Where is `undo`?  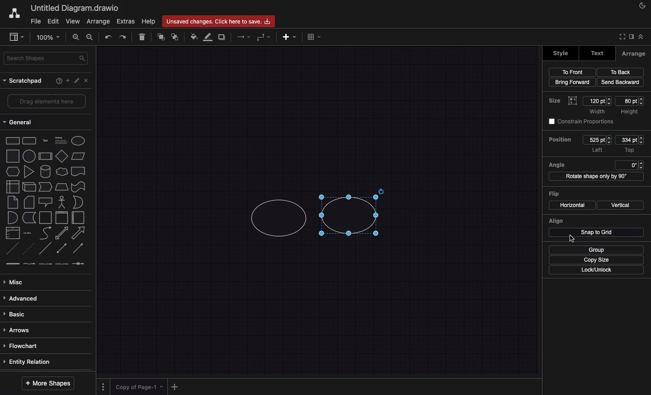 undo is located at coordinates (108, 37).